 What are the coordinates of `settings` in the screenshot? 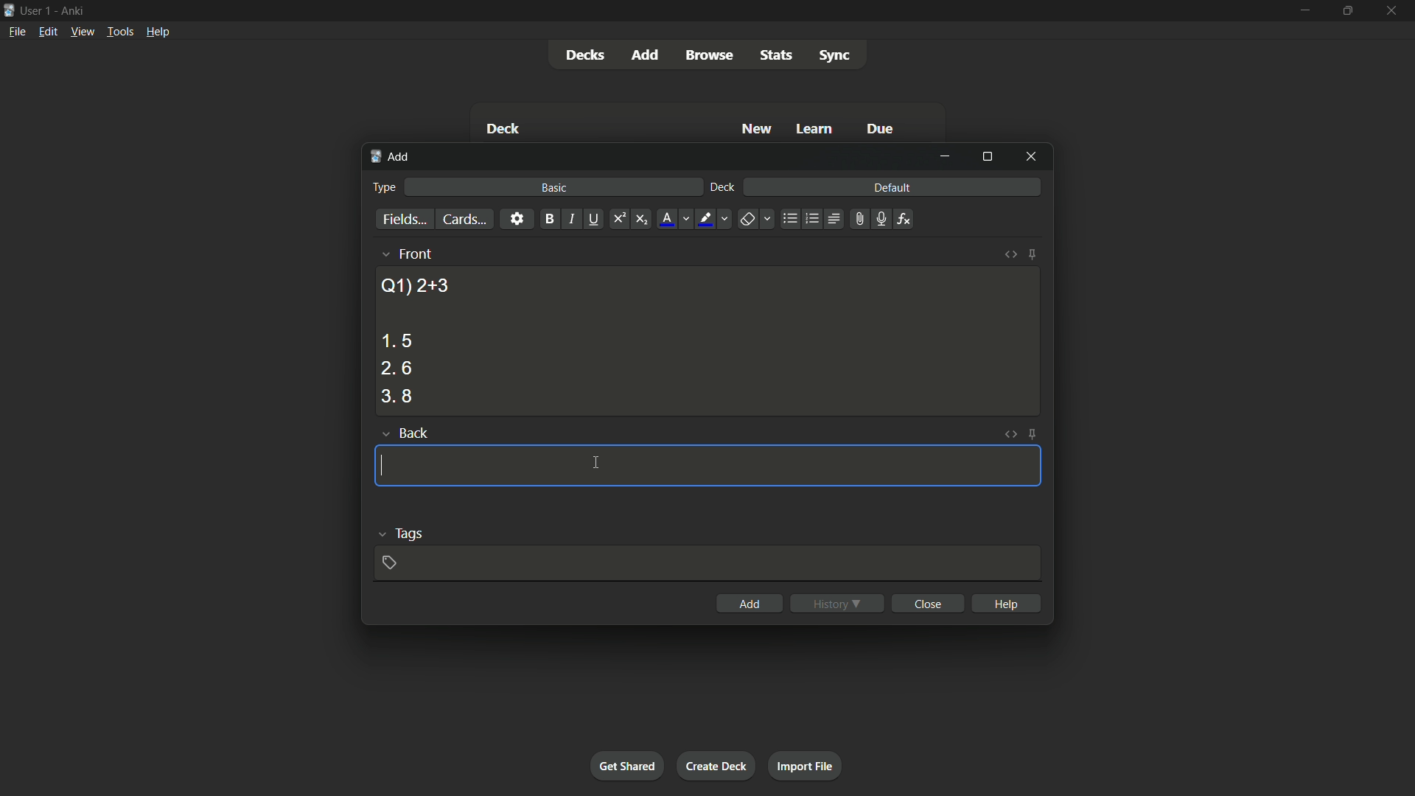 It's located at (517, 218).